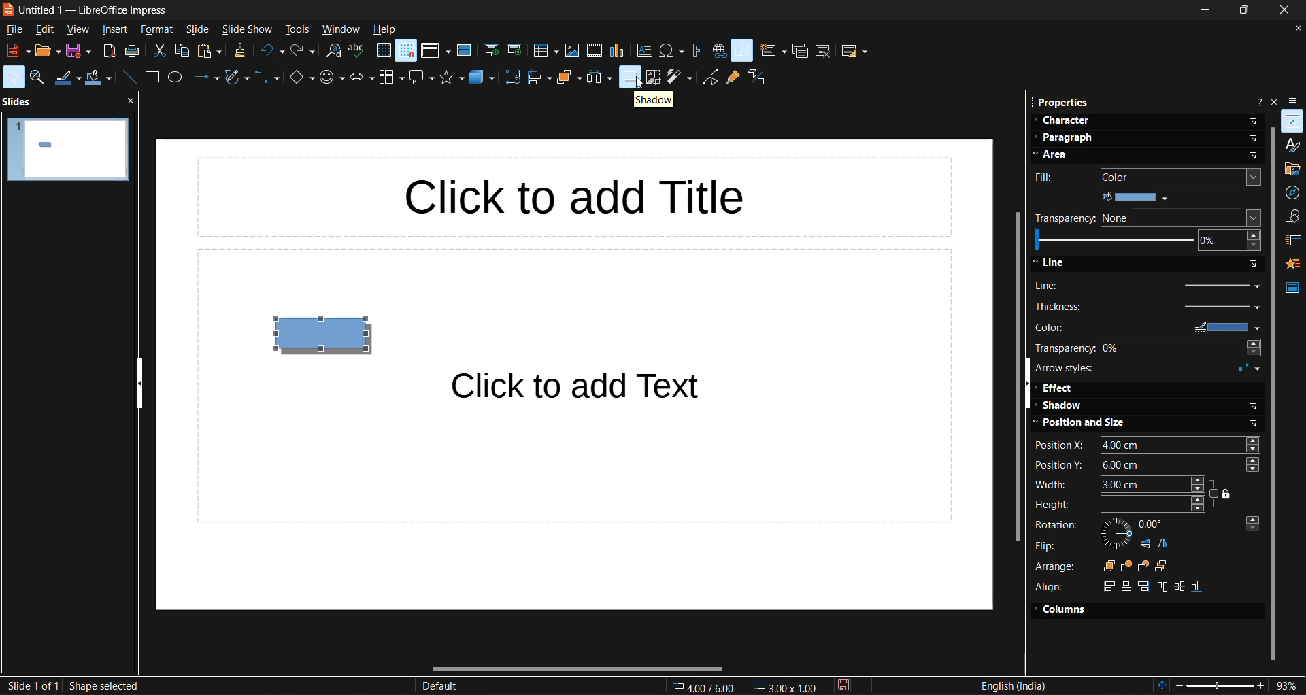 The height and width of the screenshot is (695, 1306). I want to click on properties, so click(1294, 120).